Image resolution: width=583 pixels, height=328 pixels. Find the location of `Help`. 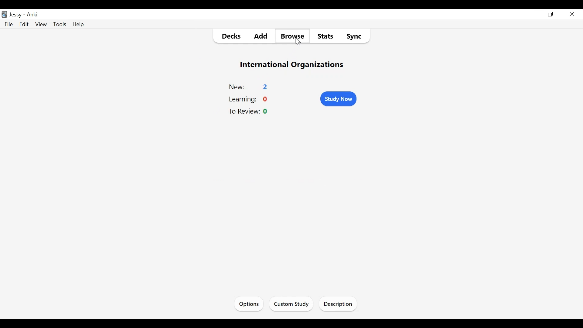

Help is located at coordinates (78, 24).